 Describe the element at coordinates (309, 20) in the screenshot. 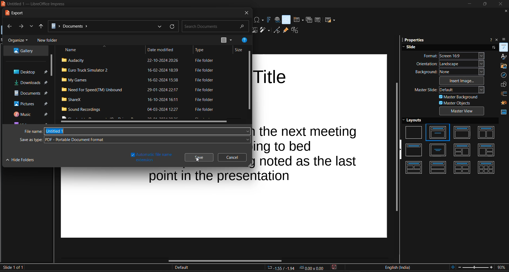

I see `duplicate slide` at that location.